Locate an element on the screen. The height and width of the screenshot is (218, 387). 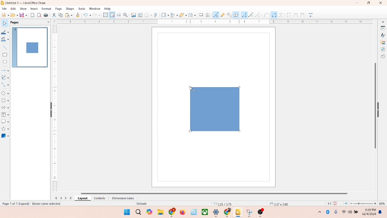
copilot is located at coordinates (150, 212).